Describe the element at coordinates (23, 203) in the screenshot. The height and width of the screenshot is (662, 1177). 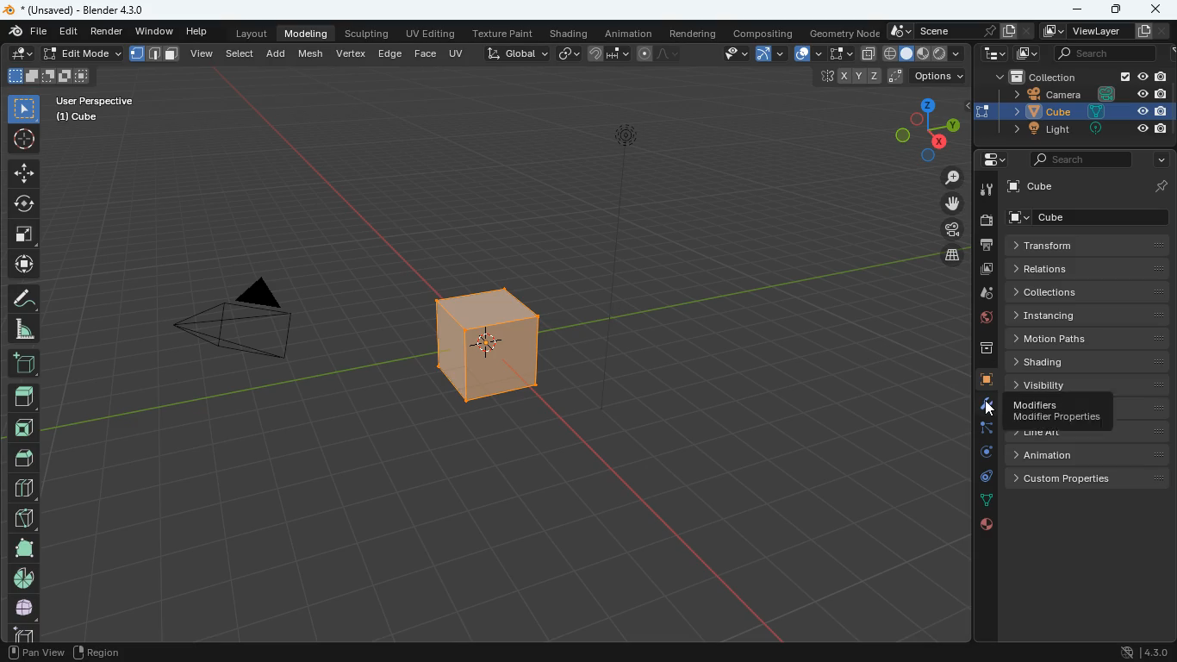
I see `rotate` at that location.